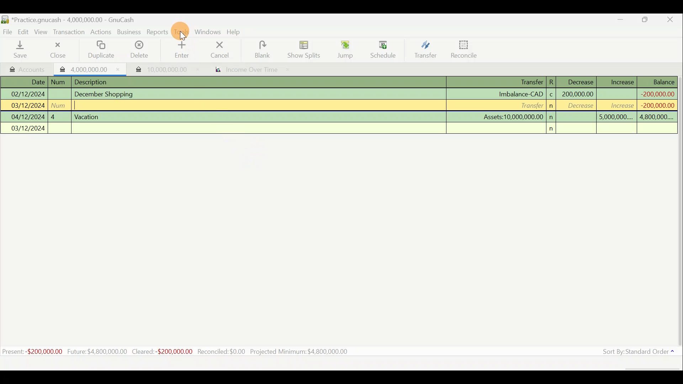 The image size is (683, 384). I want to click on Sort by, so click(635, 352).